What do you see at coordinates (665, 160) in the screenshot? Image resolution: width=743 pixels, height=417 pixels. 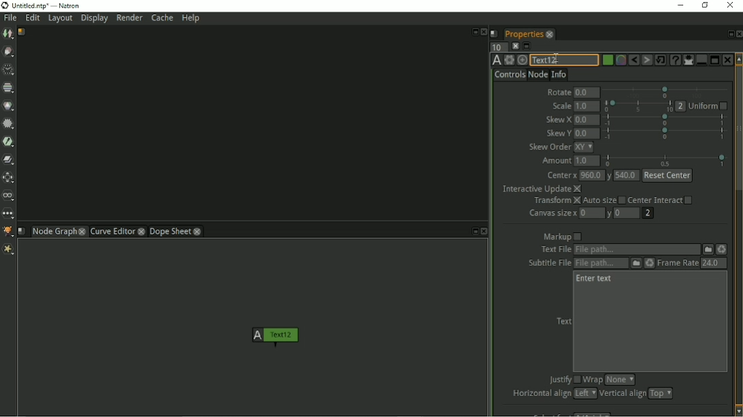 I see `selection bar` at bounding box center [665, 160].